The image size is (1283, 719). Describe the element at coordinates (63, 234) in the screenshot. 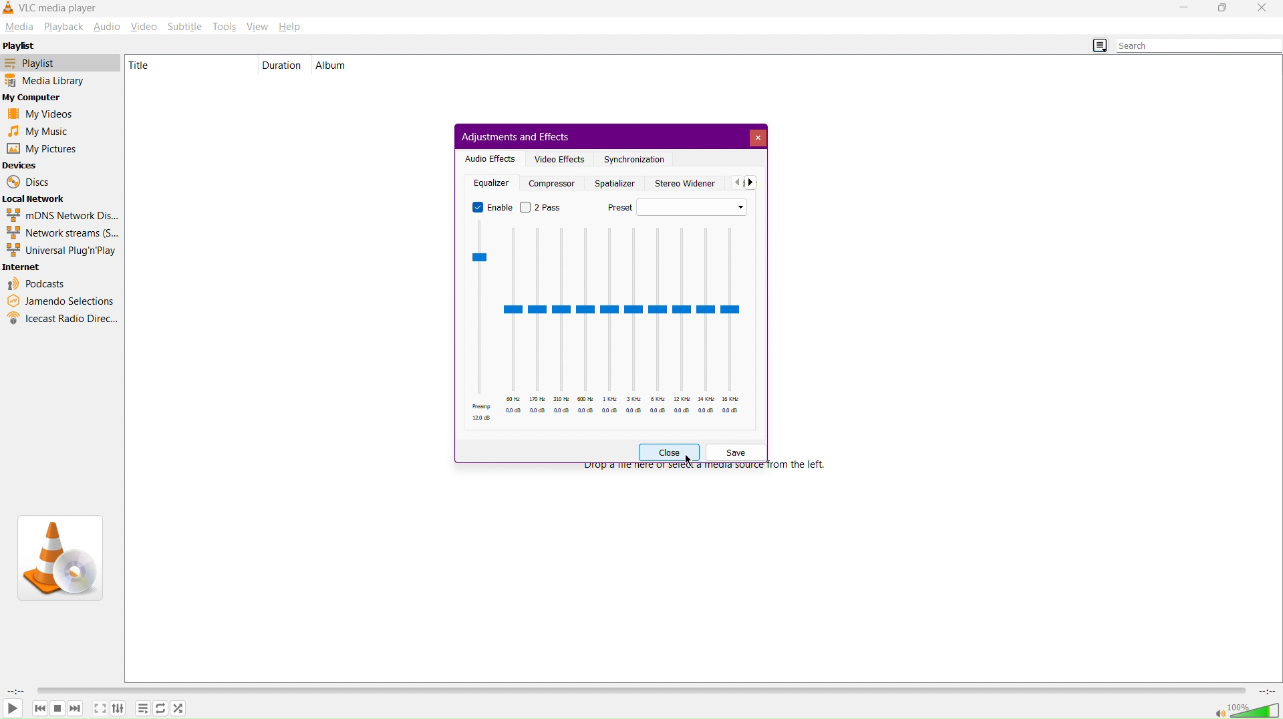

I see `Network streams` at that location.